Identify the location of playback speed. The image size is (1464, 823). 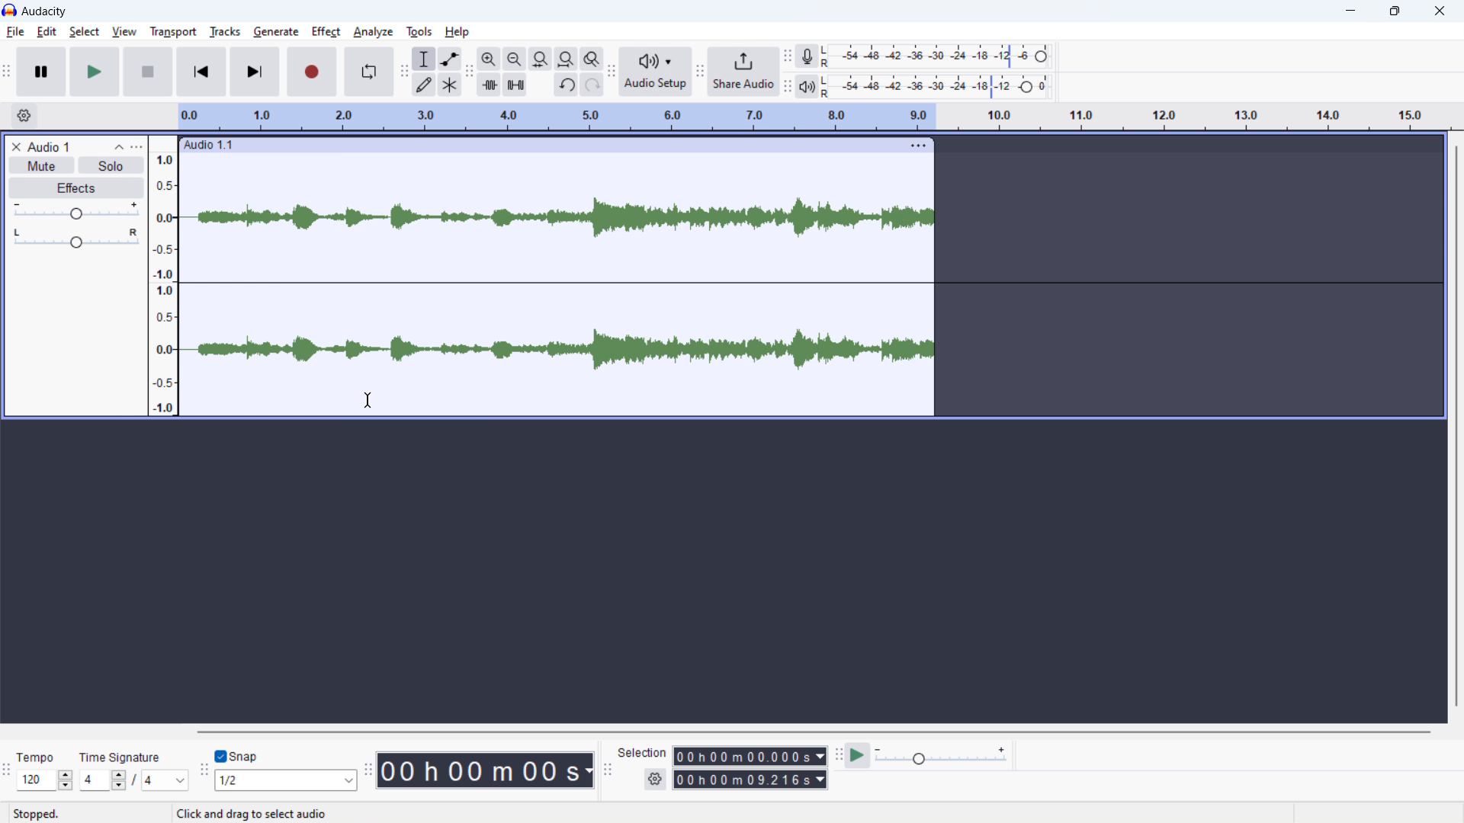
(942, 756).